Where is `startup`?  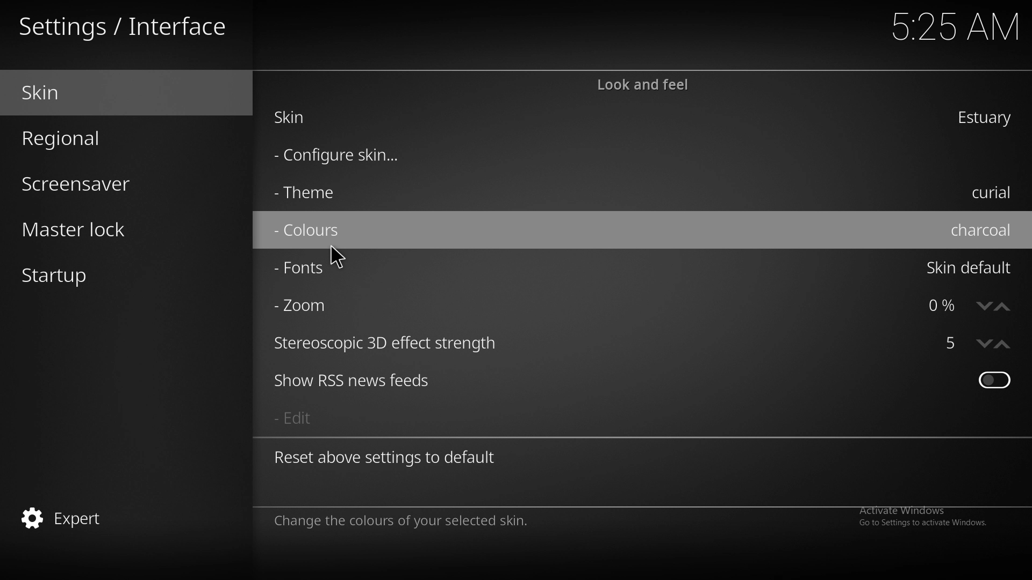 startup is located at coordinates (78, 279).